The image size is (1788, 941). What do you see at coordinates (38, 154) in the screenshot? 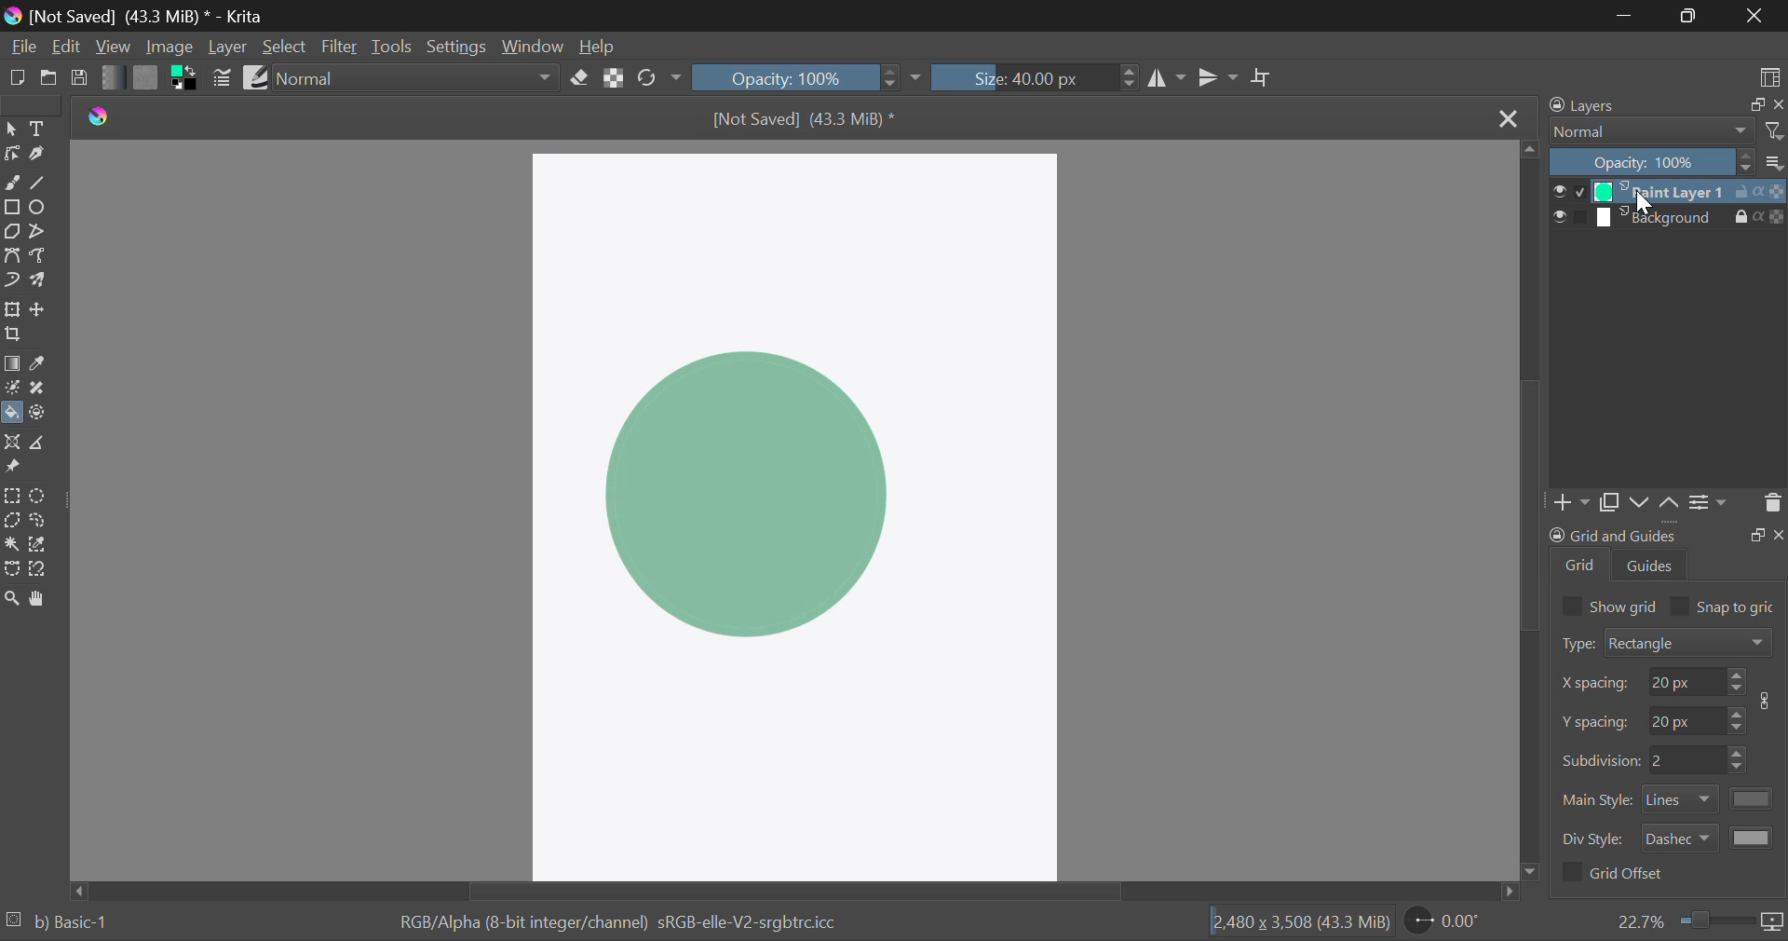
I see `Calligraphic Tool` at bounding box center [38, 154].